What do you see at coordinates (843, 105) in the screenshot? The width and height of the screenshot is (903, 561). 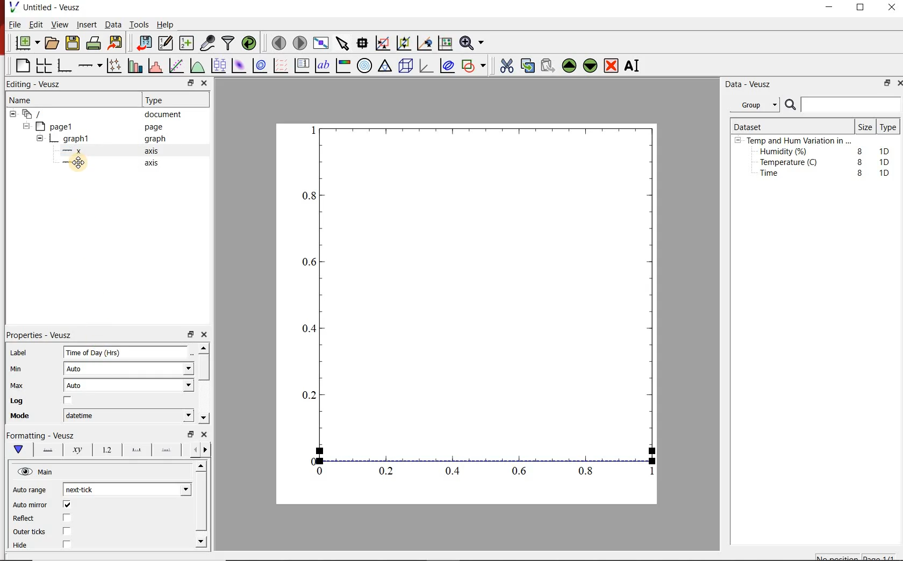 I see `Search bar` at bounding box center [843, 105].